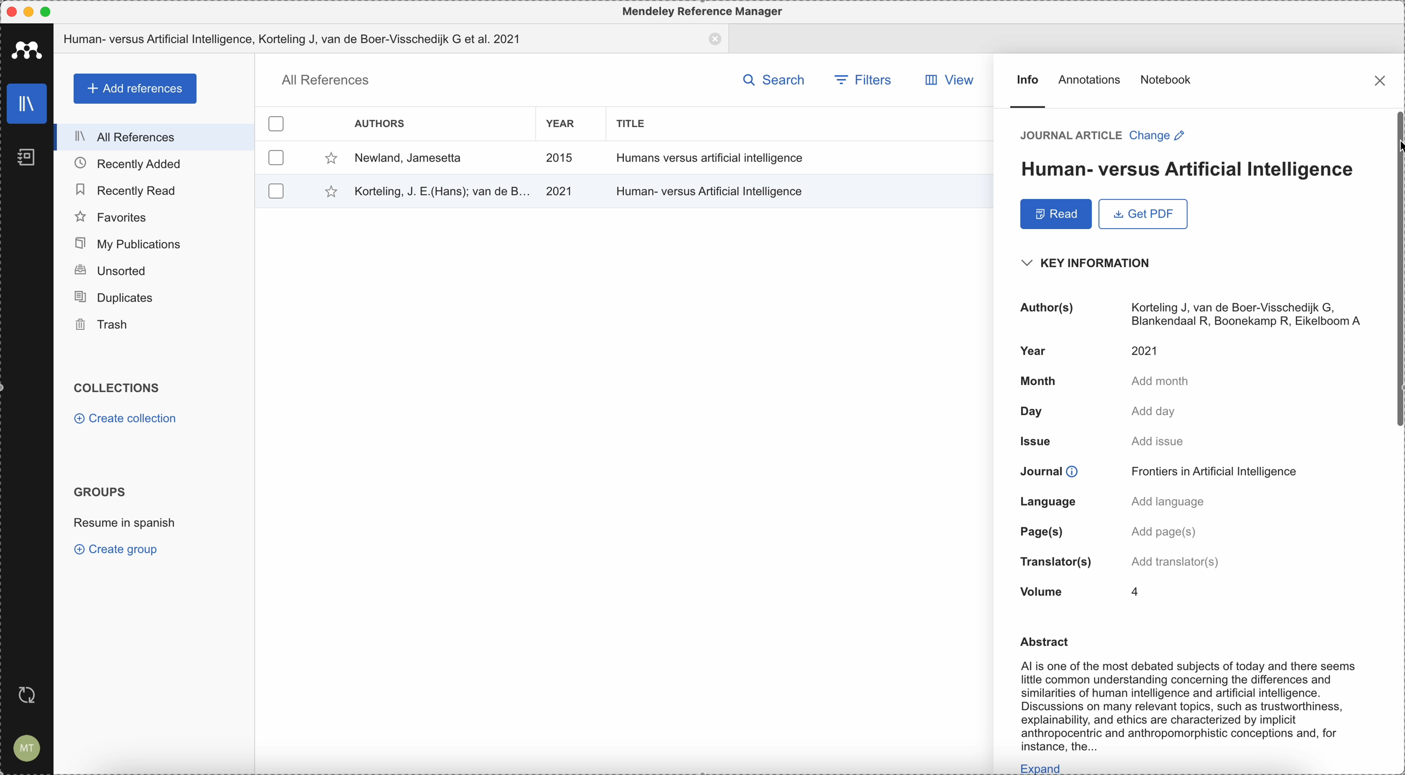 This screenshot has width=1405, height=775. What do you see at coordinates (100, 491) in the screenshot?
I see `groups` at bounding box center [100, 491].